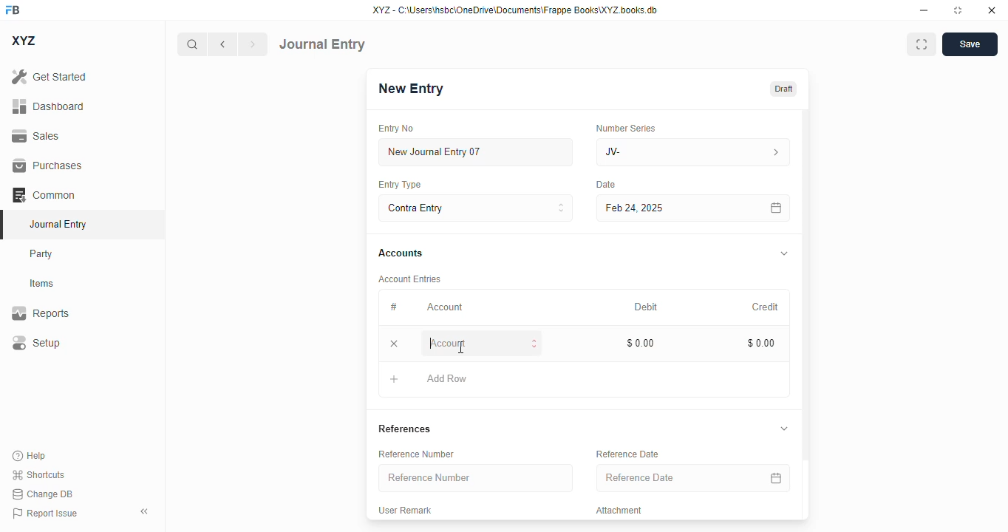 The image size is (1008, 532). What do you see at coordinates (411, 279) in the screenshot?
I see `account entries` at bounding box center [411, 279].